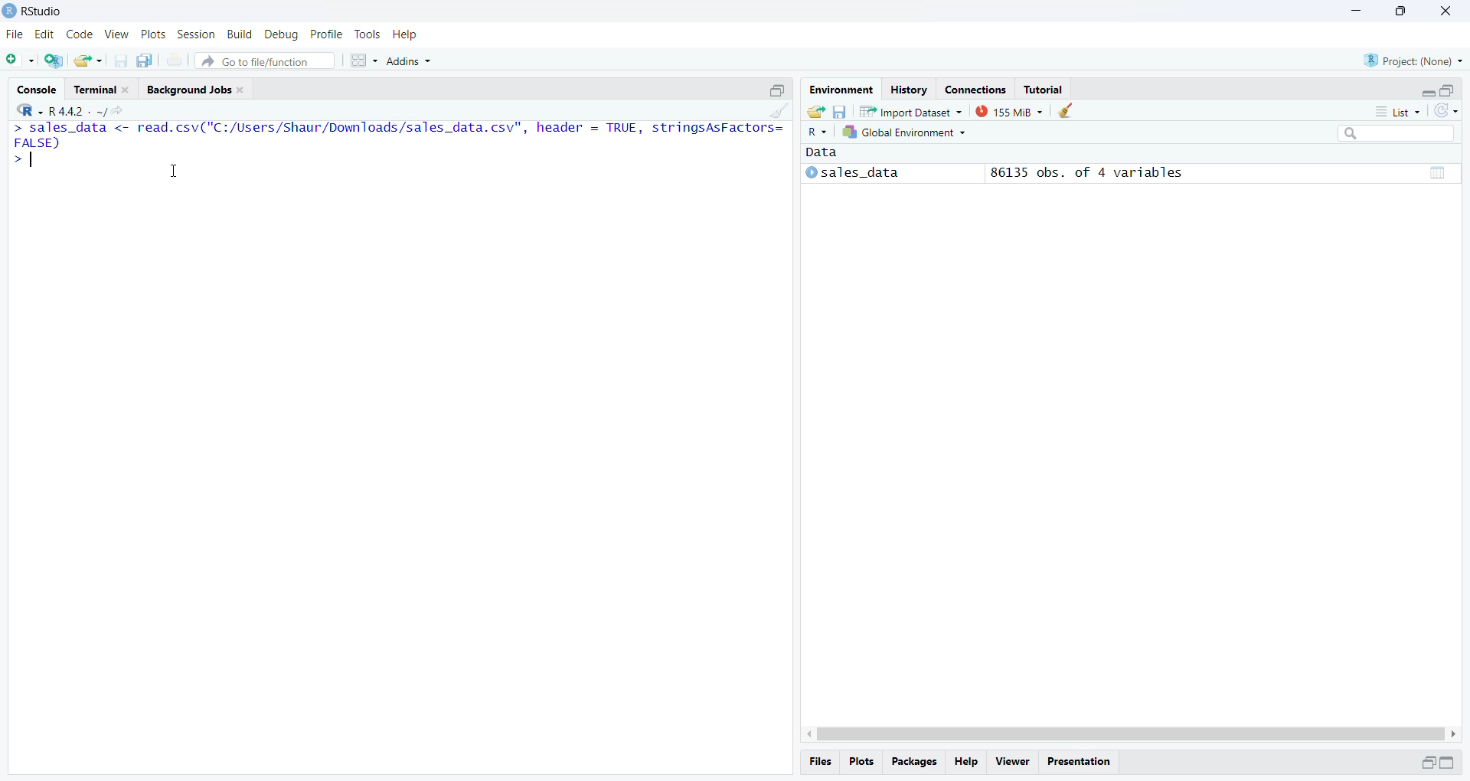  What do you see at coordinates (1042, 90) in the screenshot?
I see `Tutorial` at bounding box center [1042, 90].